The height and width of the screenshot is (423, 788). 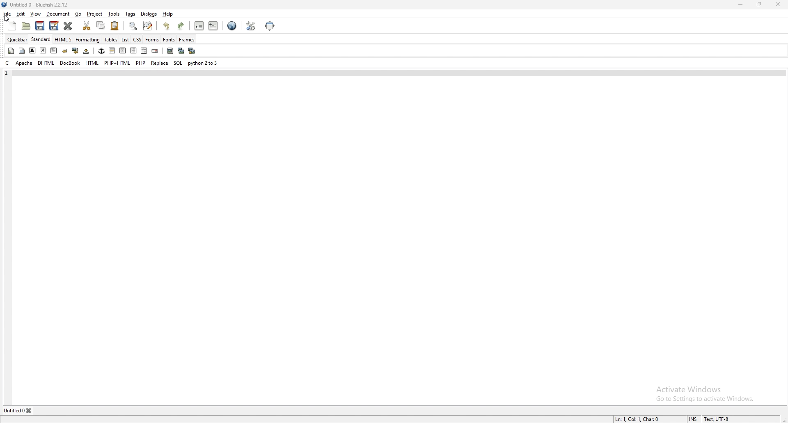 What do you see at coordinates (70, 63) in the screenshot?
I see `docbook` at bounding box center [70, 63].